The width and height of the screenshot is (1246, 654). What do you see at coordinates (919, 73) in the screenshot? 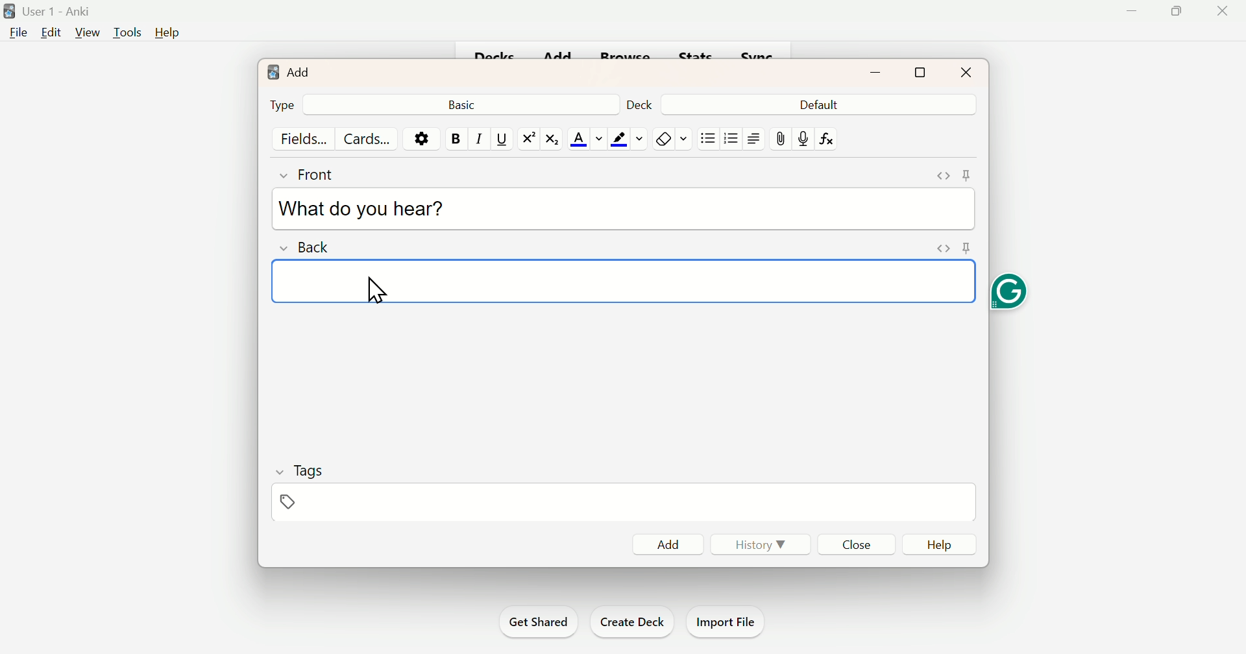
I see `maximize` at bounding box center [919, 73].